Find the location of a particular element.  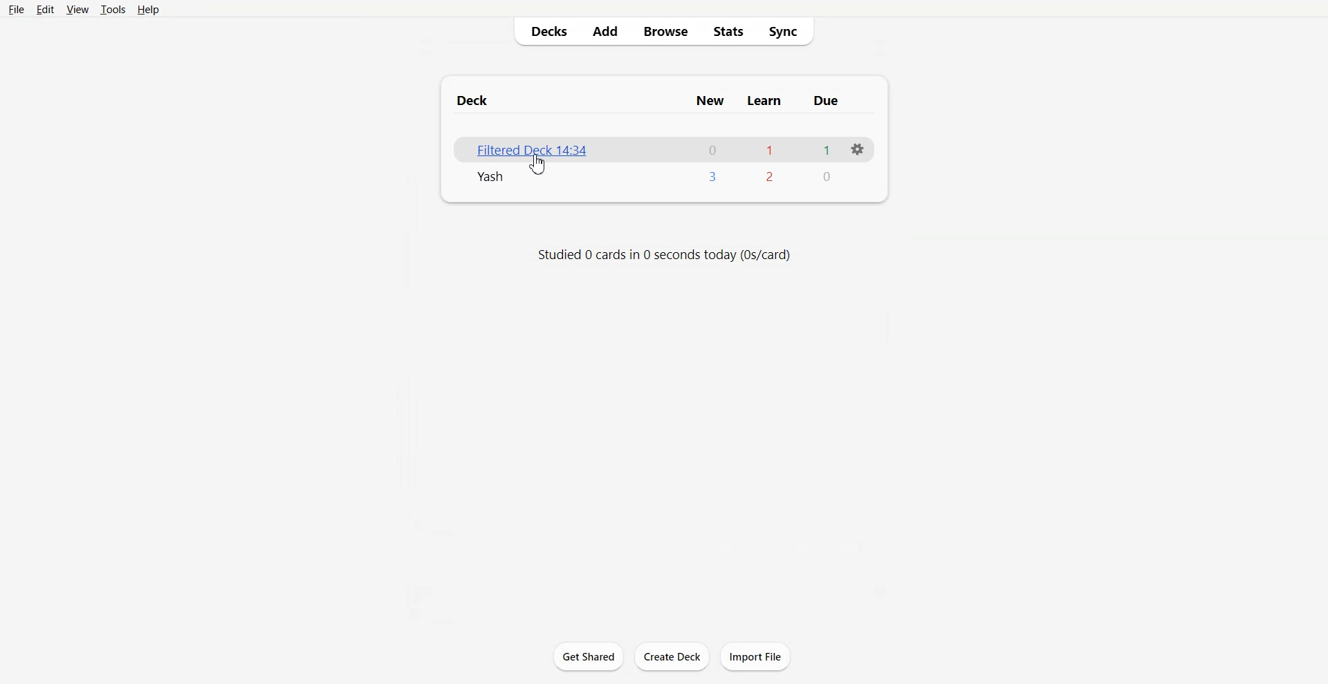

0 is located at coordinates (826, 176).